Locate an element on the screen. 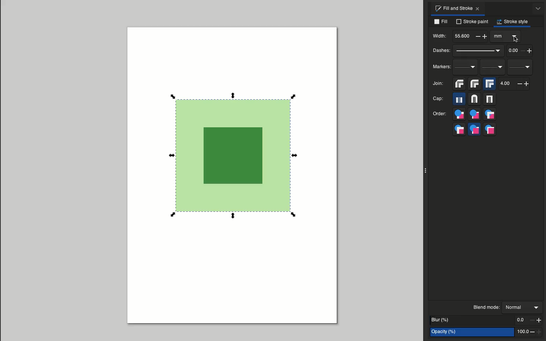 Image resolution: width=546 pixels, height=341 pixels. Butt cap is located at coordinates (460, 98).